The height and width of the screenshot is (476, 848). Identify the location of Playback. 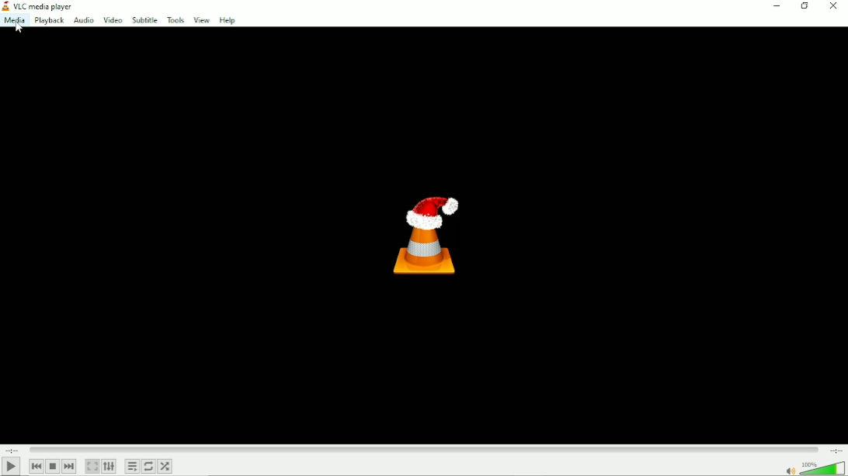
(49, 21).